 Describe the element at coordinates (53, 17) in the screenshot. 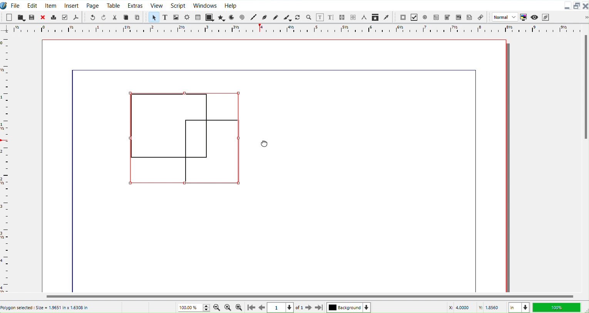

I see `Print` at that location.